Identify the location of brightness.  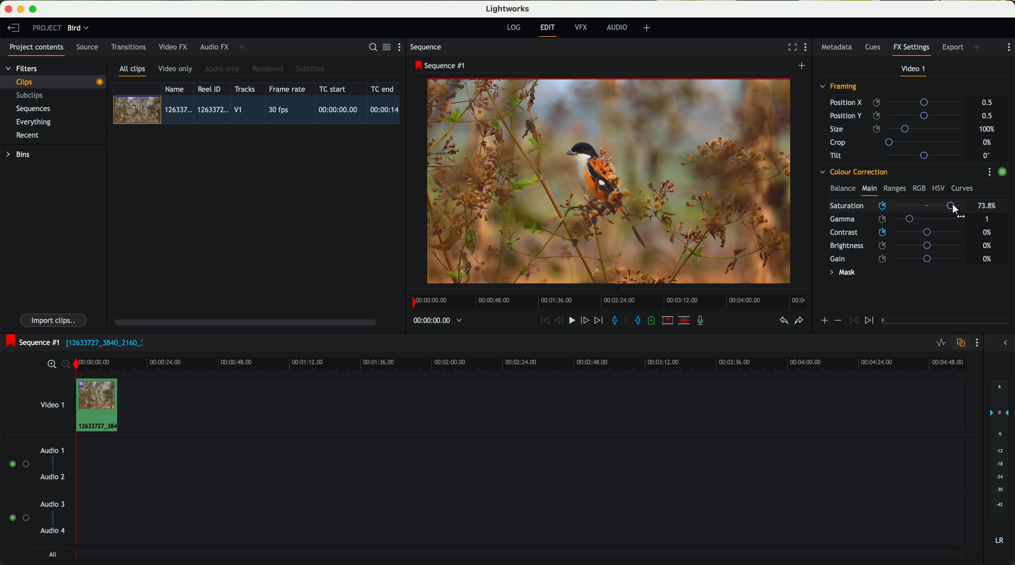
(900, 246).